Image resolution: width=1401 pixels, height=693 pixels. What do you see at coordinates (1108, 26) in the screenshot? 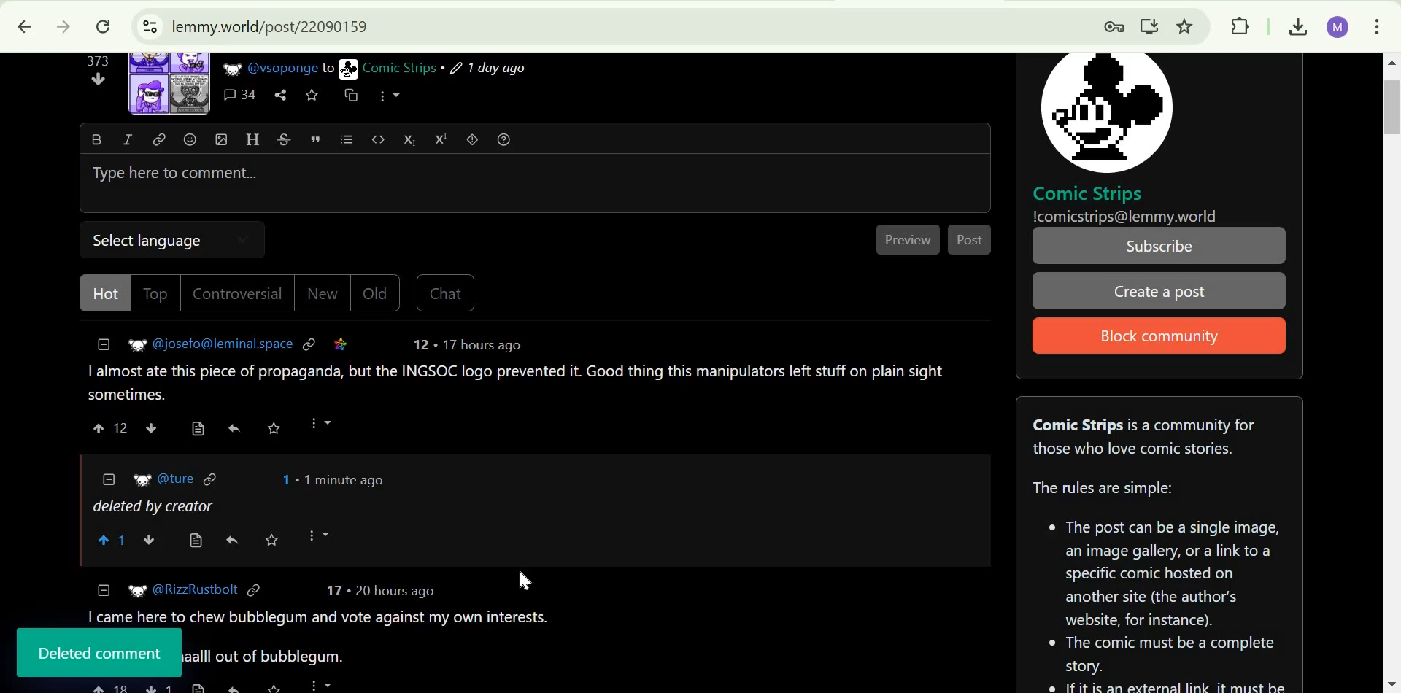
I see `manage passwords` at bounding box center [1108, 26].